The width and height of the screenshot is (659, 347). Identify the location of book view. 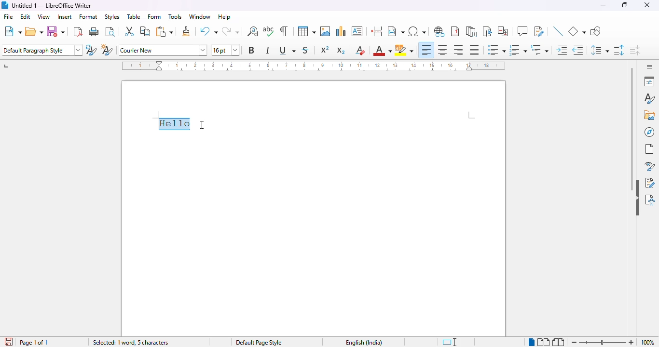
(559, 342).